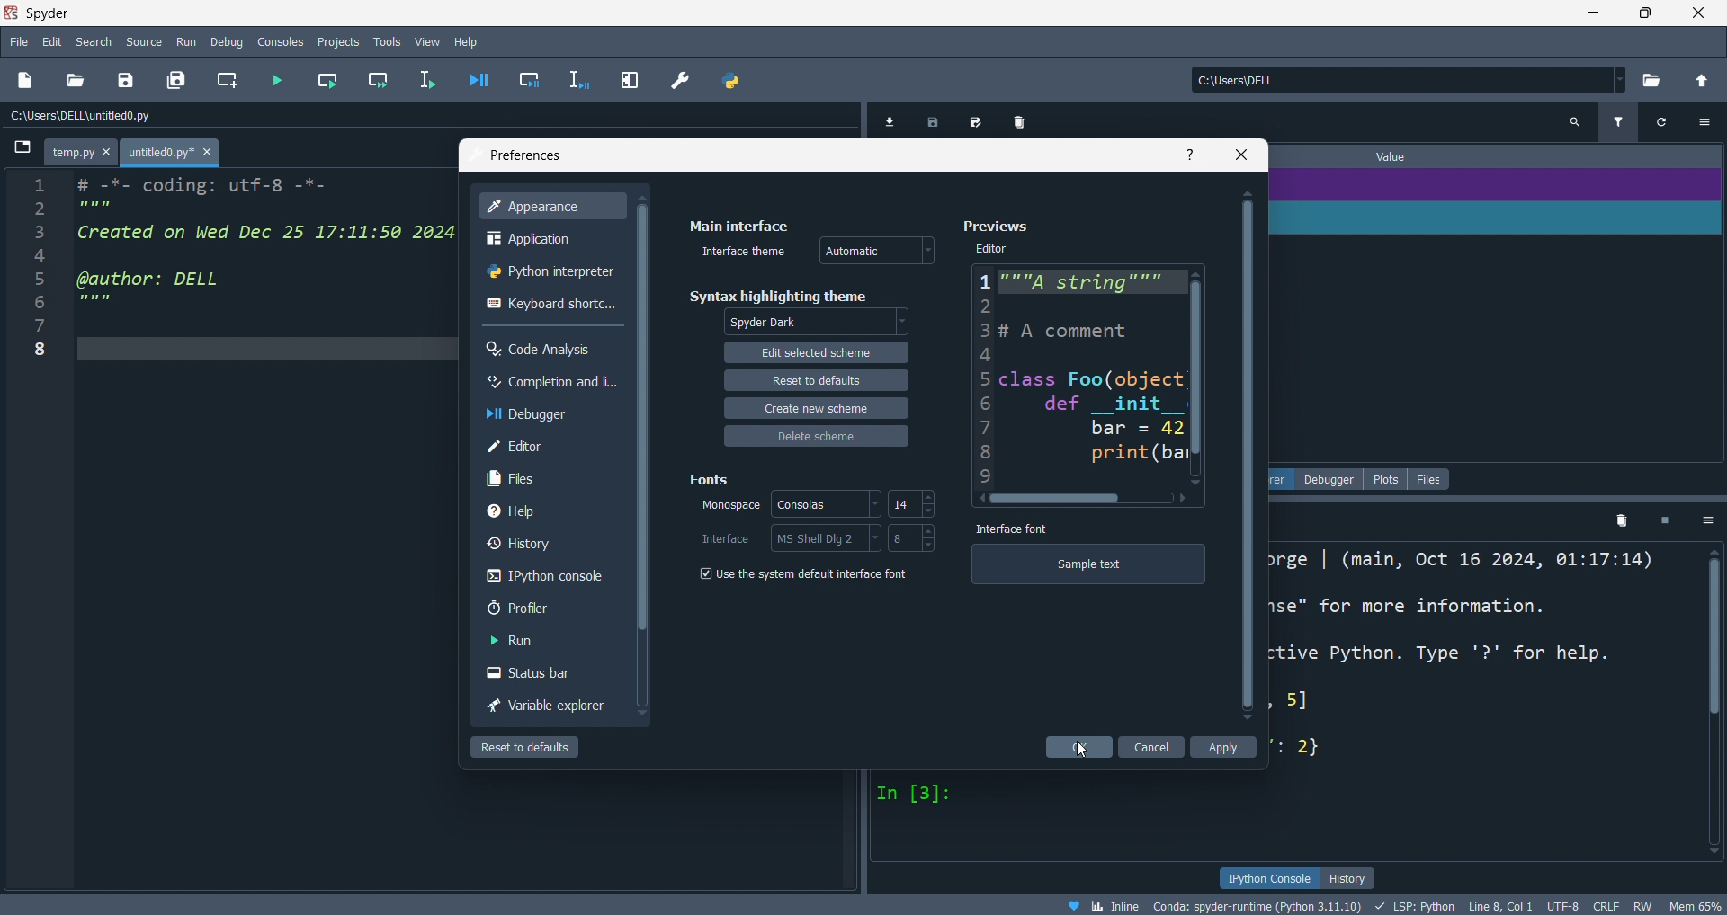  Describe the element at coordinates (1029, 528) in the screenshot. I see `Interface font` at that location.